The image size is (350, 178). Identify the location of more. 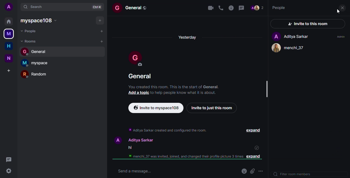
(263, 170).